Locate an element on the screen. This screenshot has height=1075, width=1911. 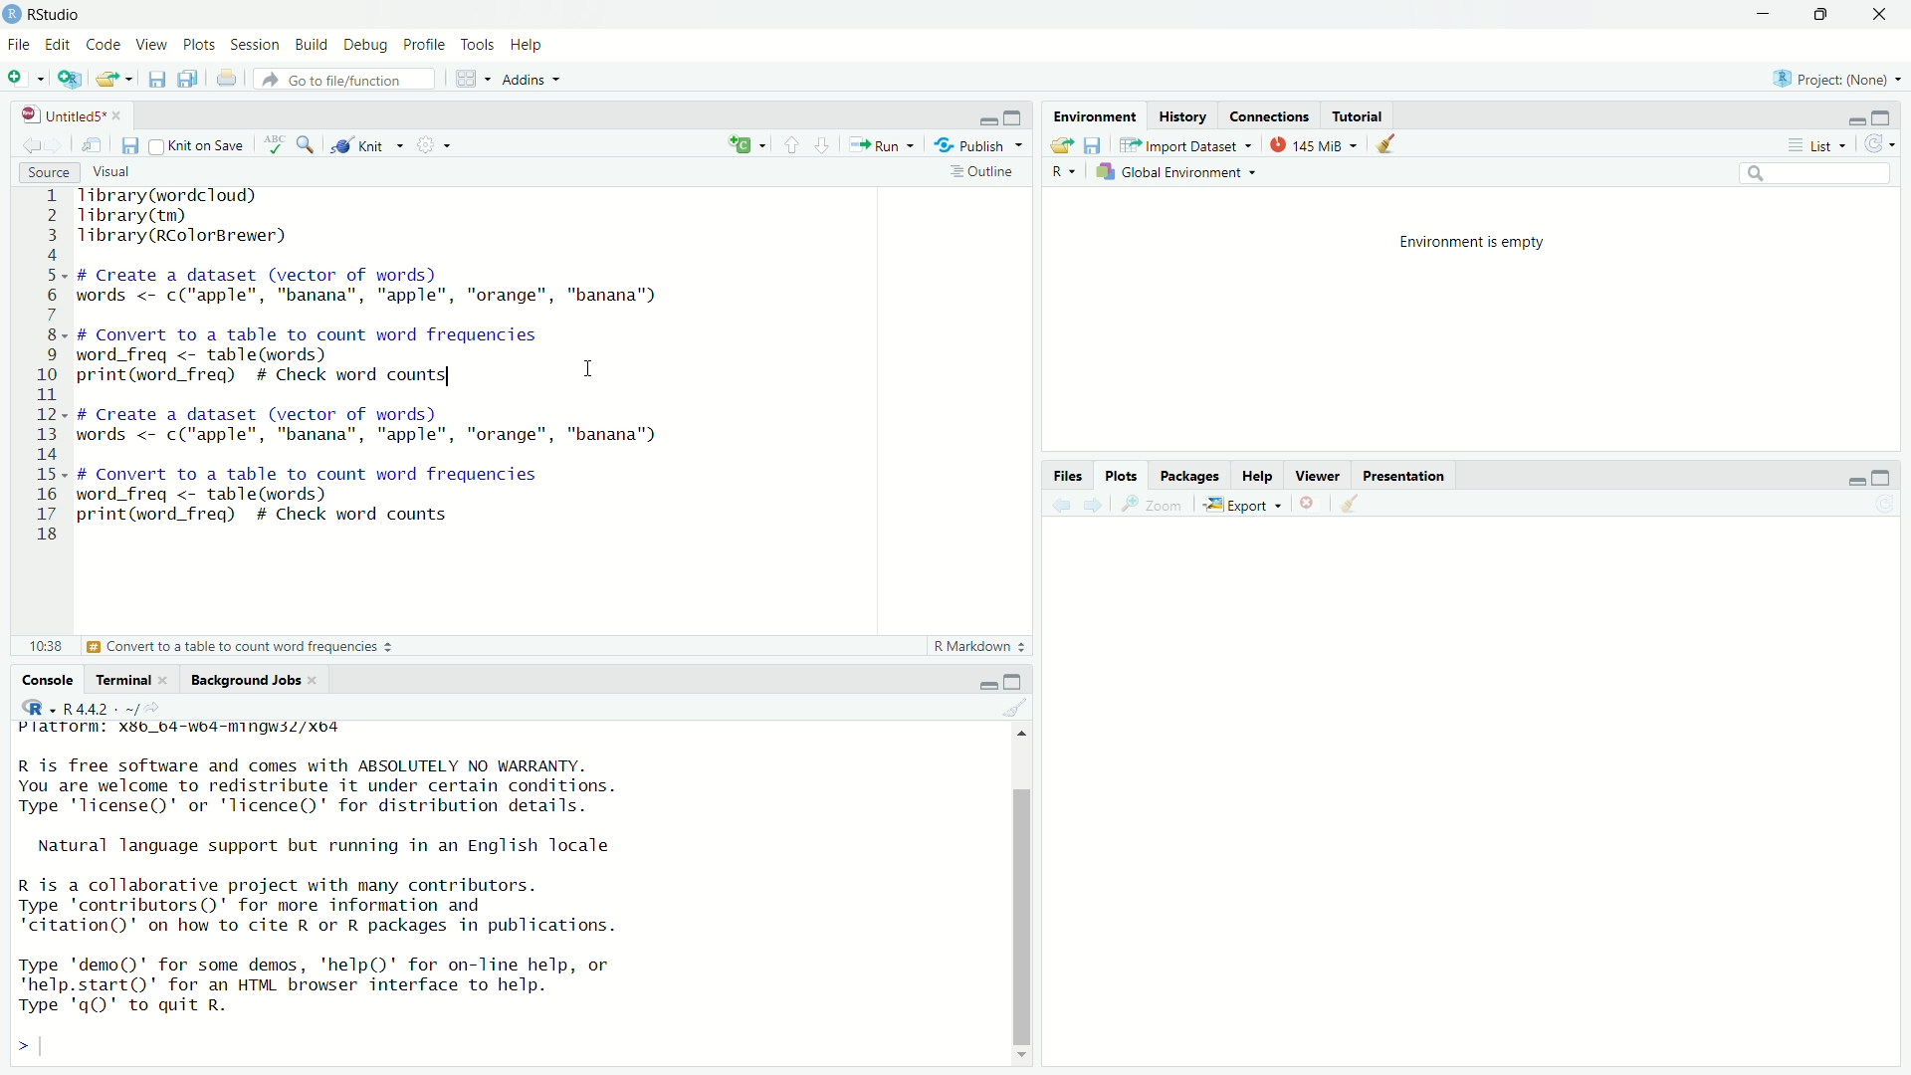
Create a Project is located at coordinates (73, 81).